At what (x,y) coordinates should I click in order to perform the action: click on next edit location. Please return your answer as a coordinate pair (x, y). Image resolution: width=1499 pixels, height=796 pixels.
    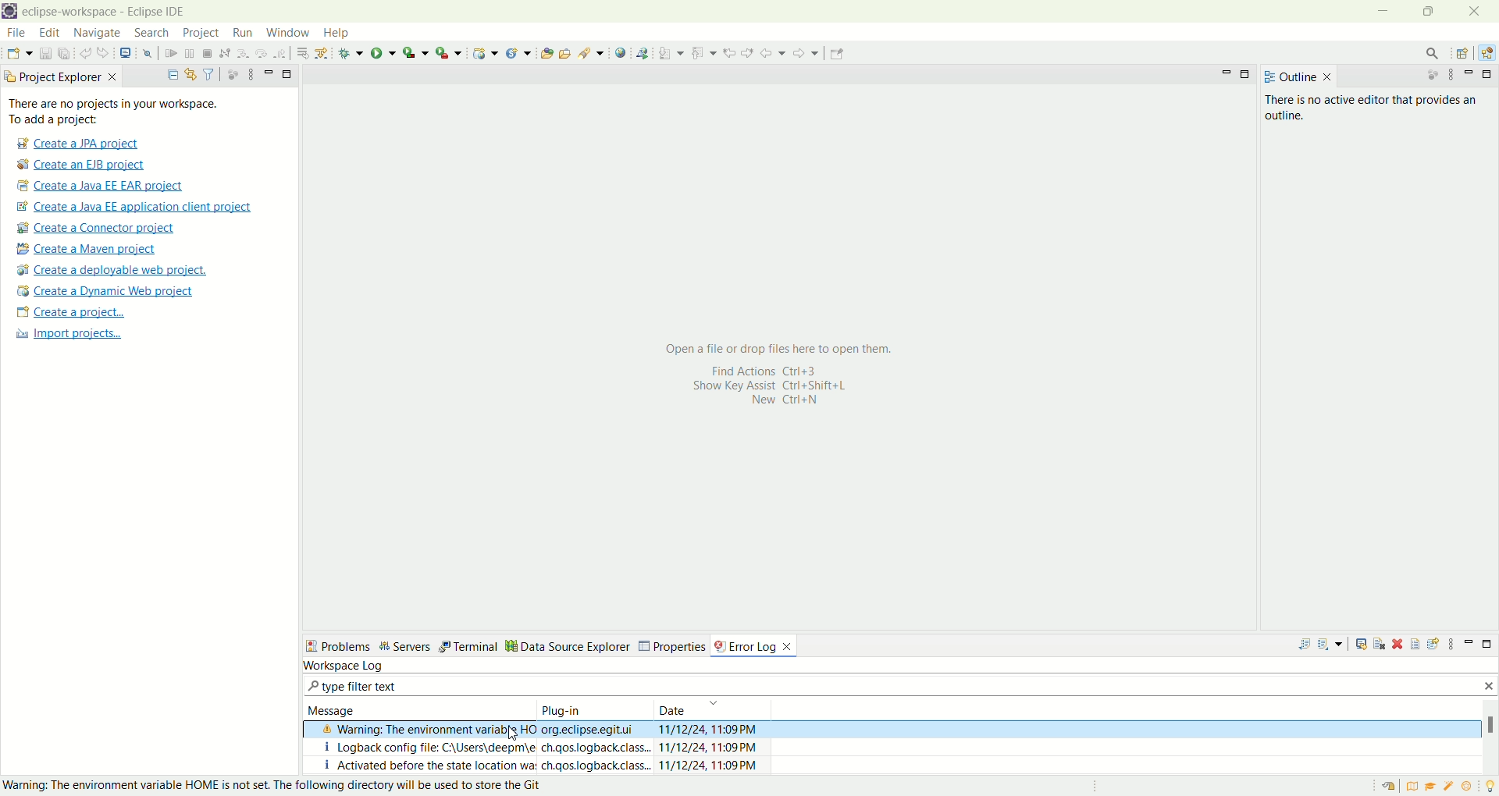
    Looking at the image, I should click on (748, 52).